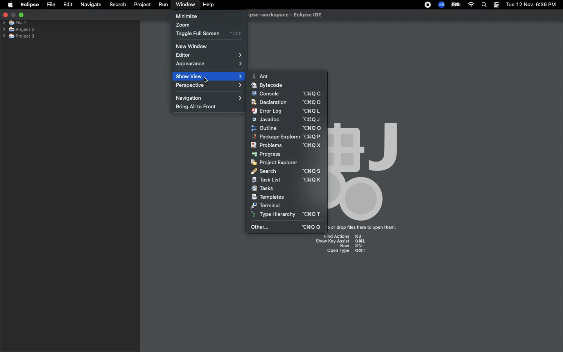 This screenshot has width=563, height=352. Describe the element at coordinates (188, 76) in the screenshot. I see `Show view` at that location.